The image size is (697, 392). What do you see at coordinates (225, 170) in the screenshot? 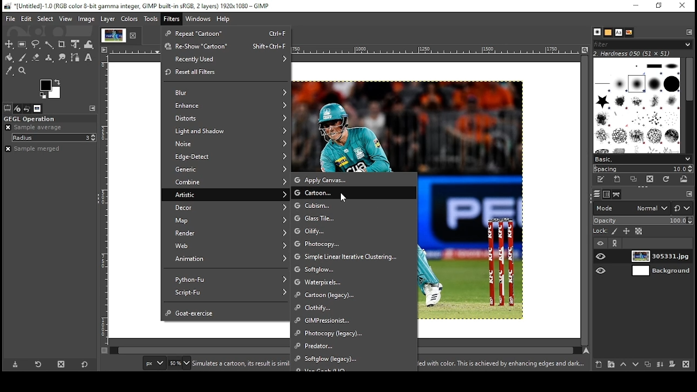
I see `generic` at bounding box center [225, 170].